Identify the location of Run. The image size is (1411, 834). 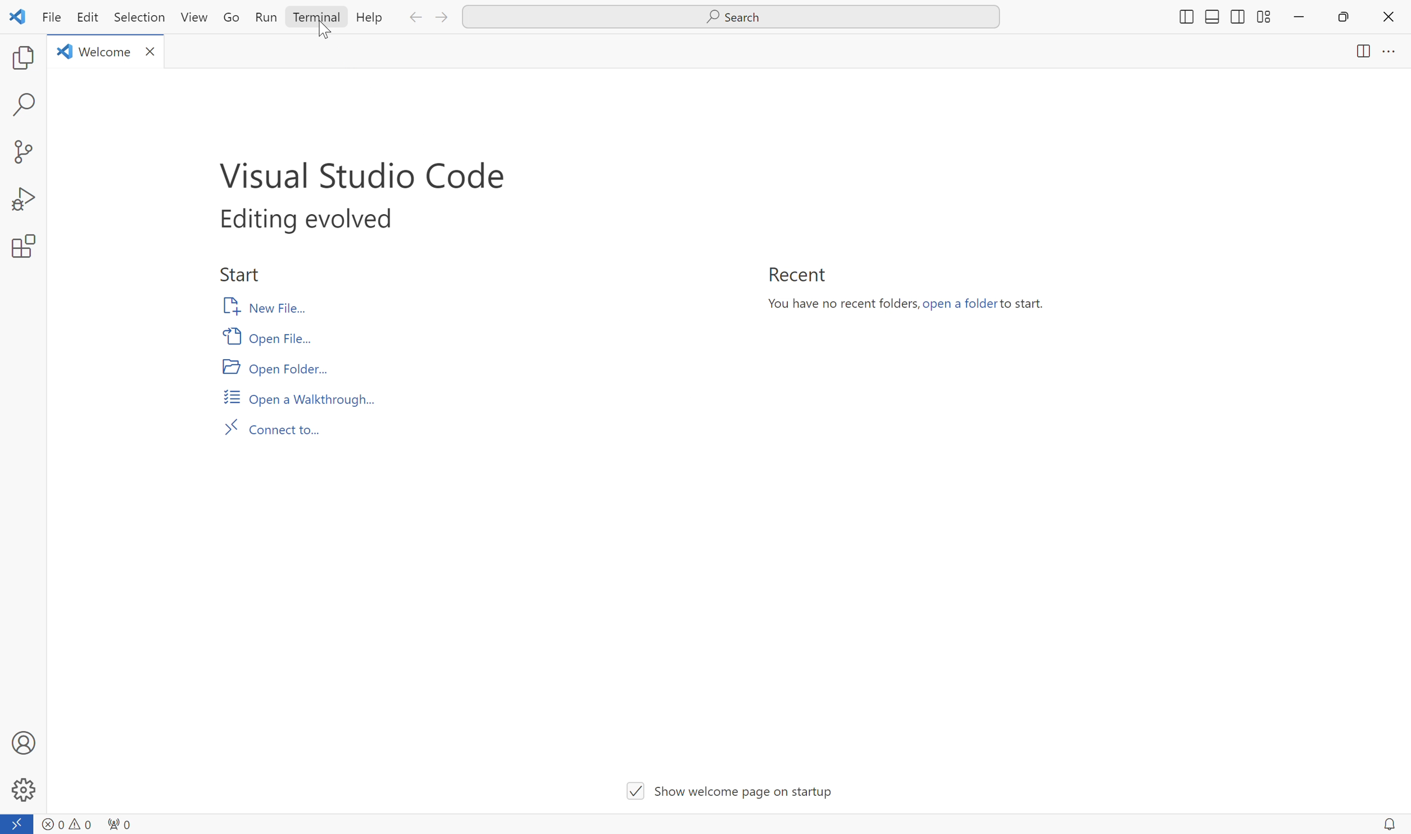
(265, 16).